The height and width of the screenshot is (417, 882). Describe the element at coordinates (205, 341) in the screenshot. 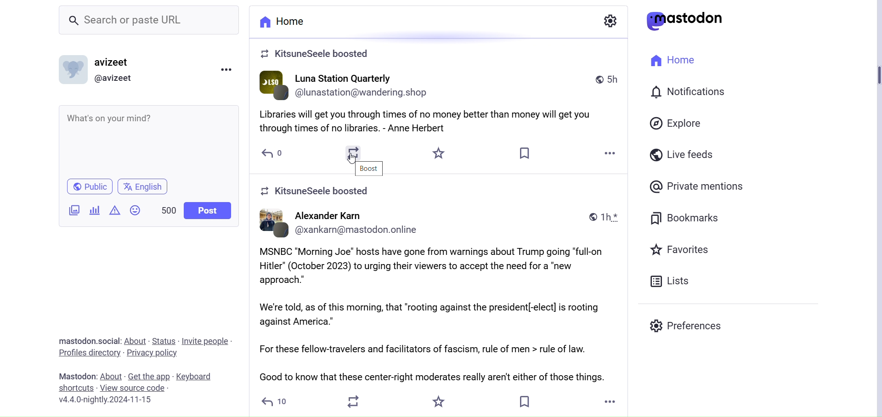

I see `Invite People` at that location.